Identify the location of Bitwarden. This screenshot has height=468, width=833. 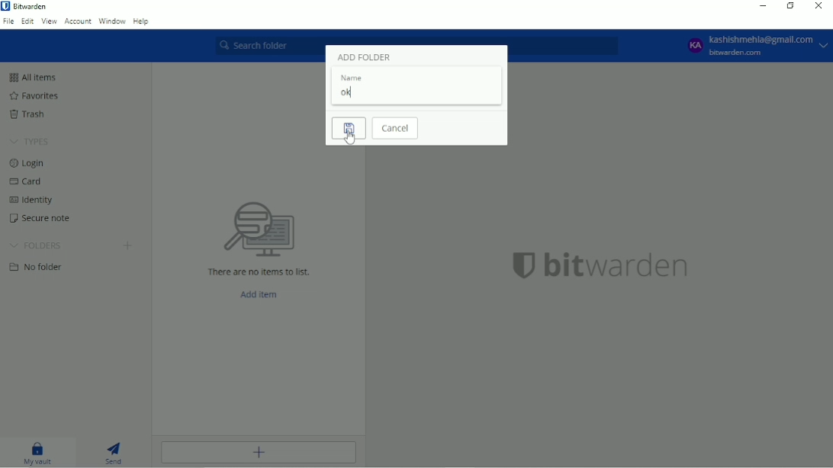
(31, 7).